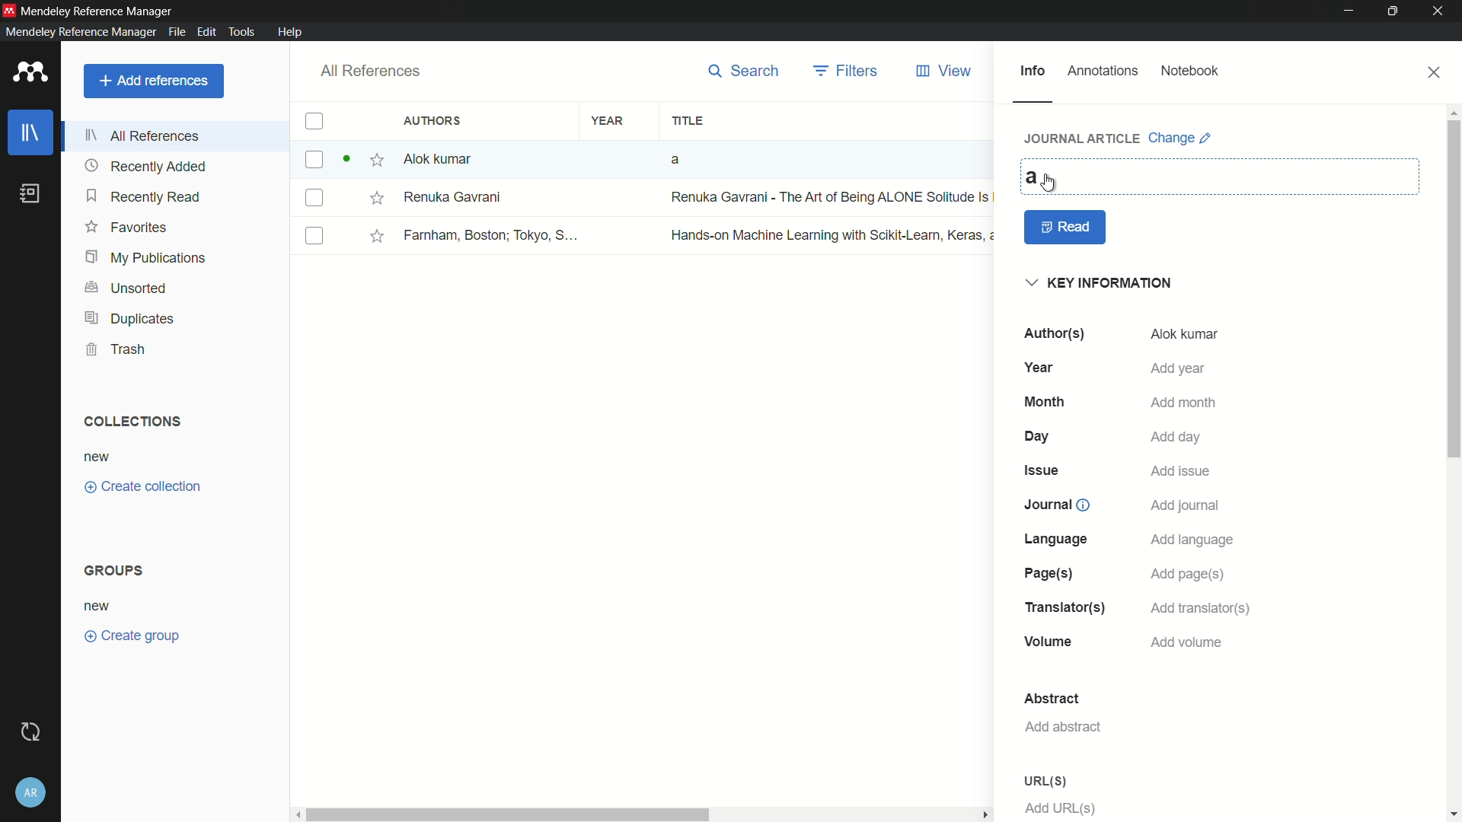 This screenshot has height=822, width=1462. I want to click on add page, so click(1186, 575).